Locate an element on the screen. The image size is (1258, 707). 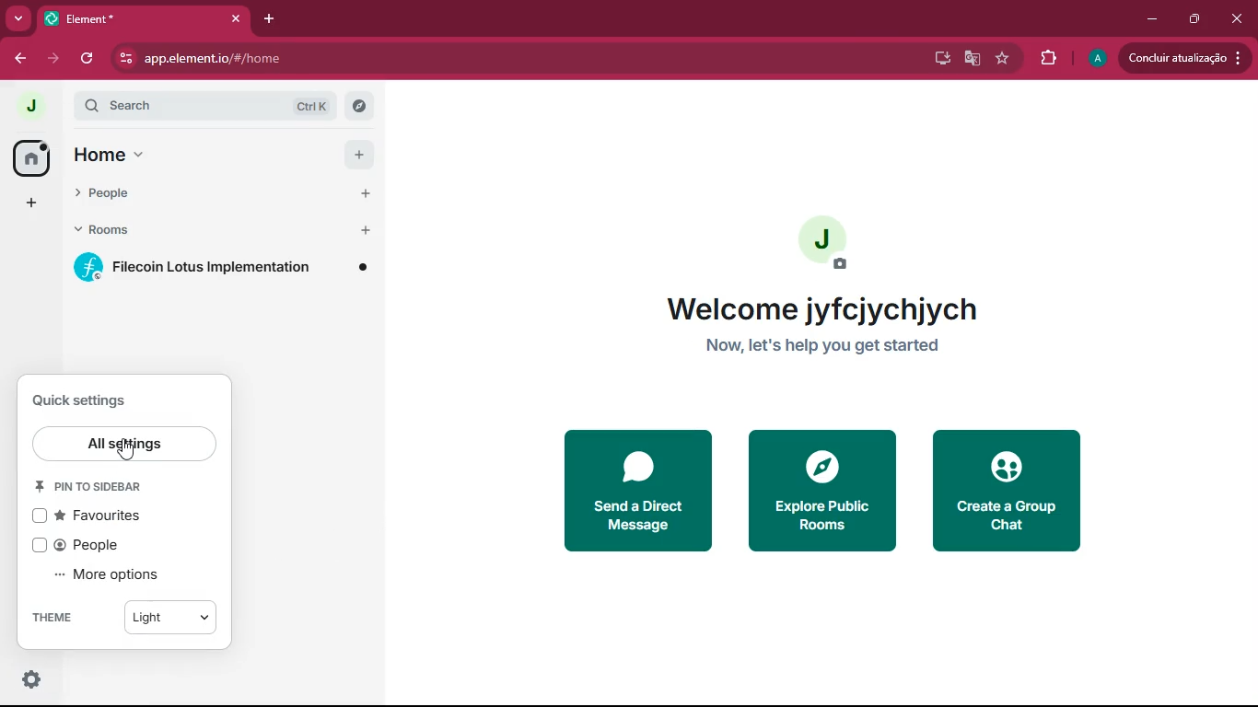
add profile picture is located at coordinates (832, 243).